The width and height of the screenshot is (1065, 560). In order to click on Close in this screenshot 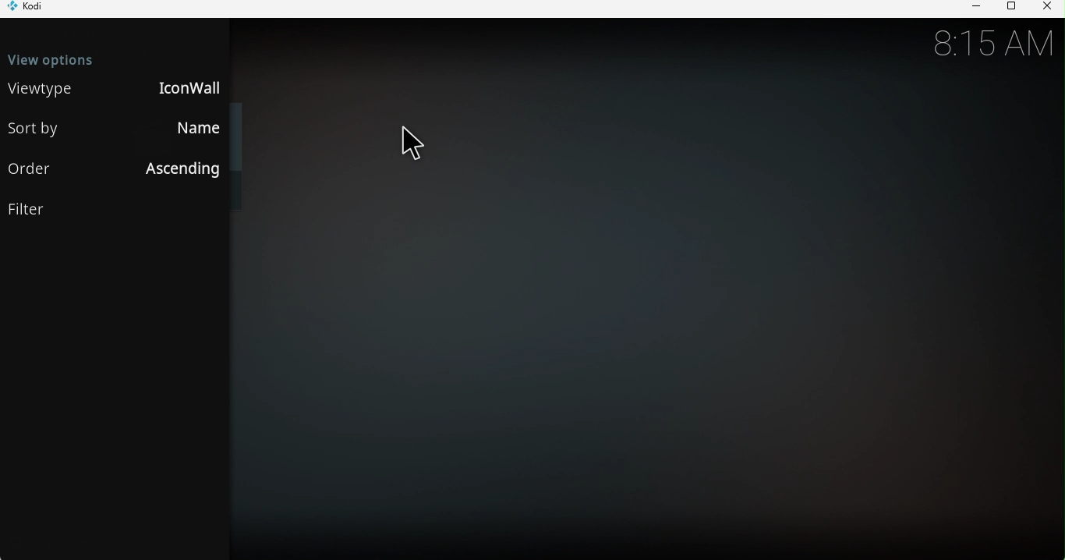, I will do `click(1046, 8)`.